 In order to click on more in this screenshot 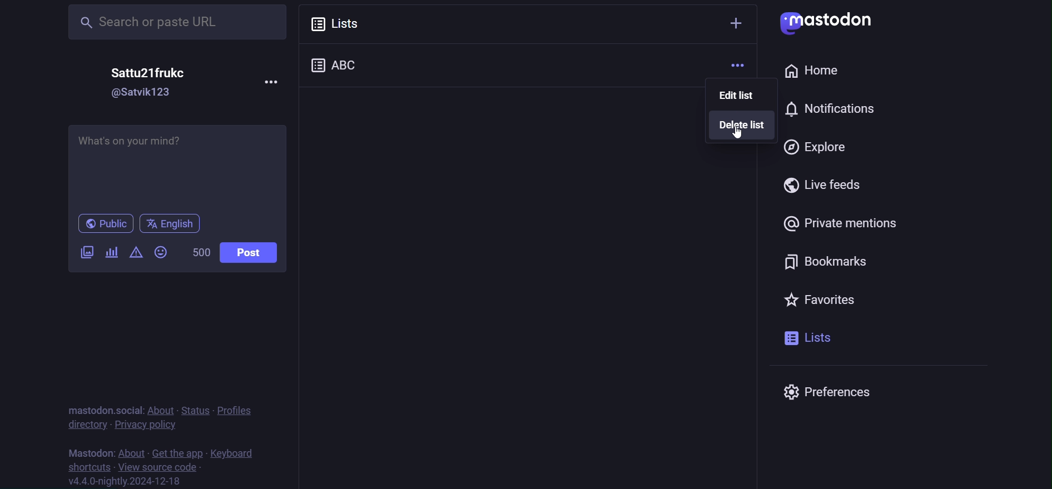, I will do `click(275, 81)`.